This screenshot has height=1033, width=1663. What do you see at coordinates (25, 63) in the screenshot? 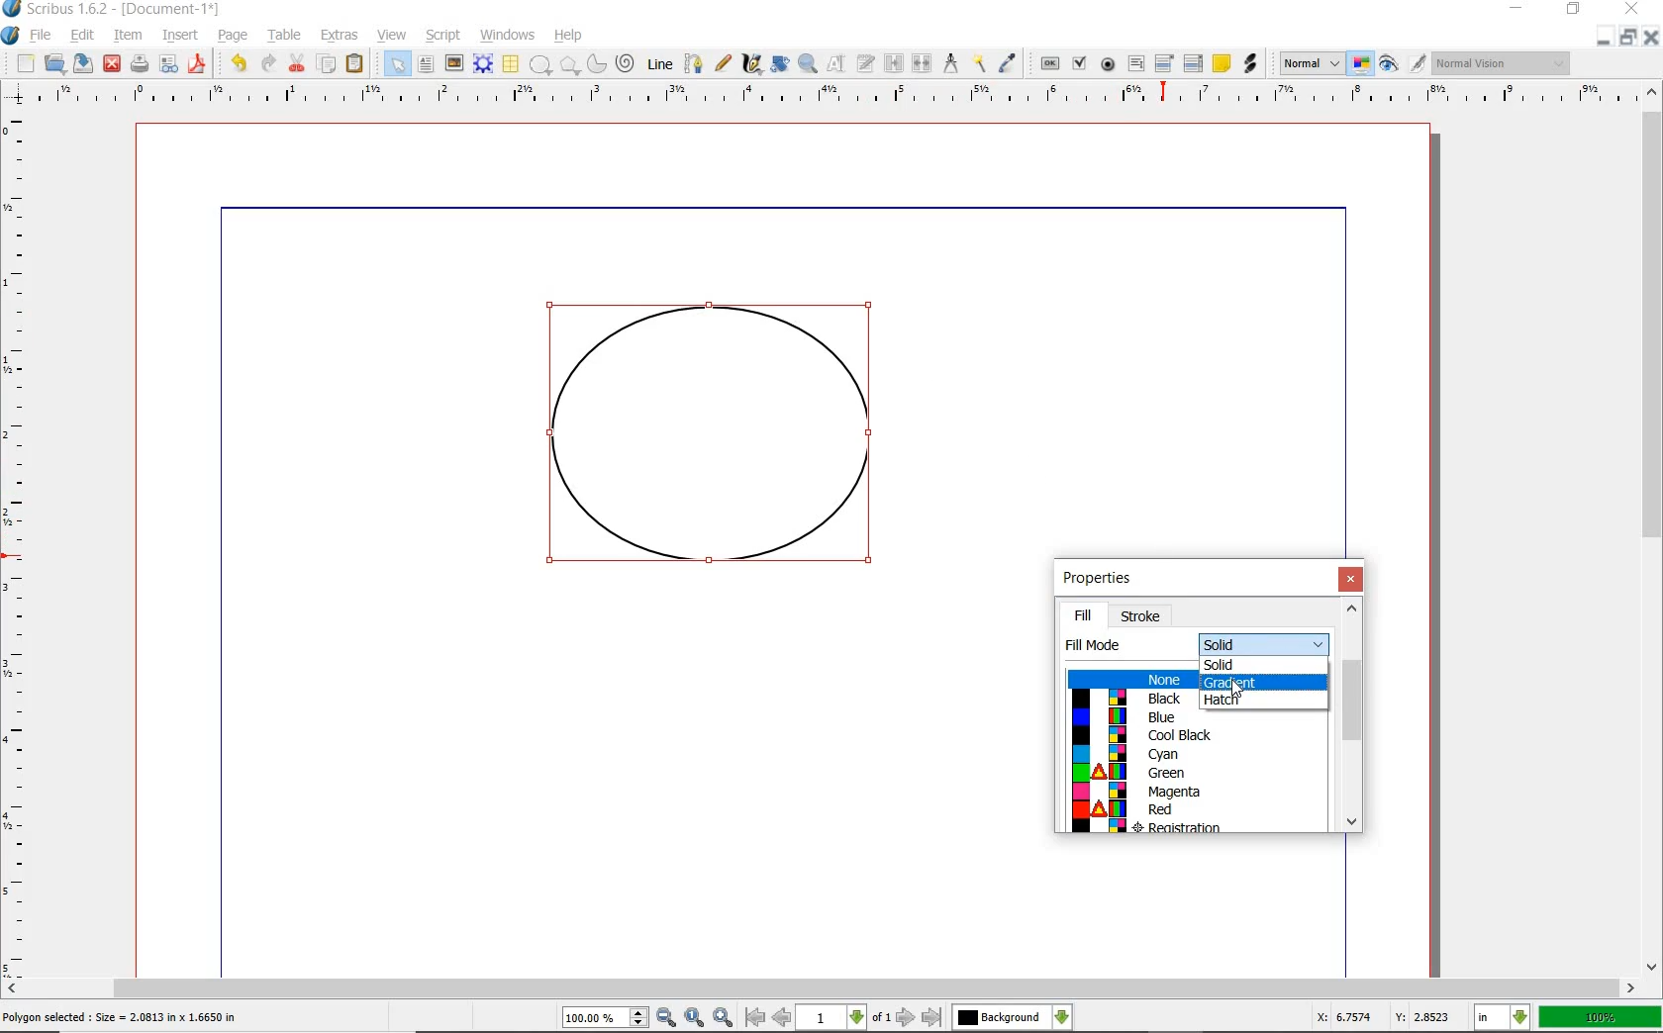
I see `NEW` at bounding box center [25, 63].